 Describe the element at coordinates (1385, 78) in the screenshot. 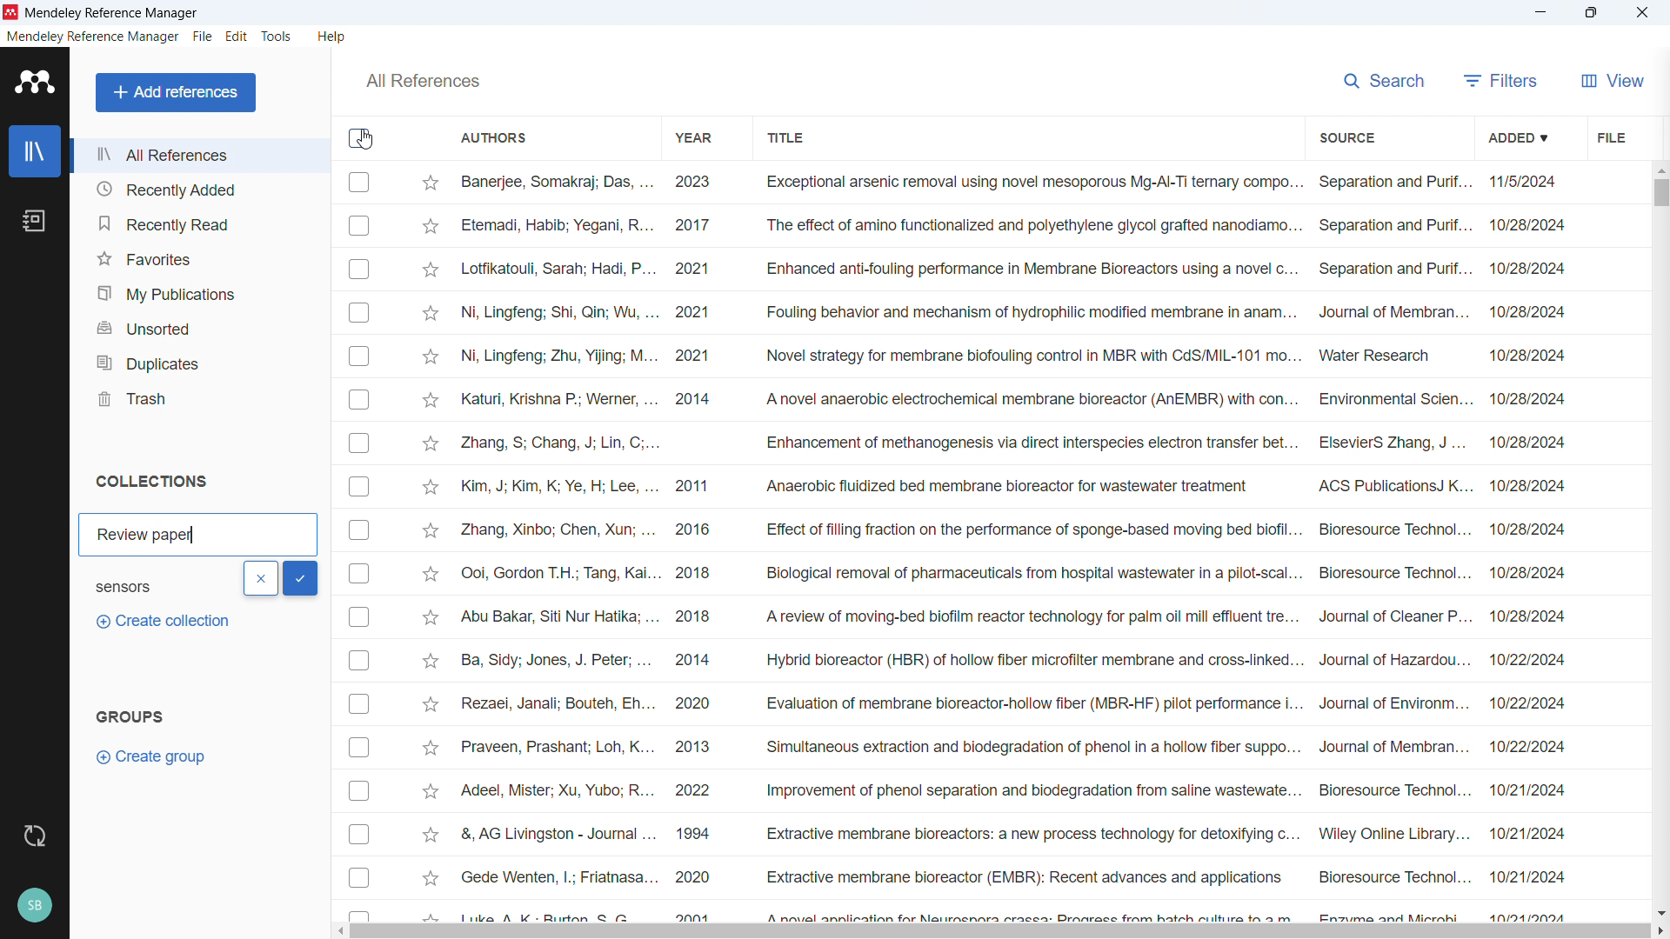

I see `Search ` at that location.